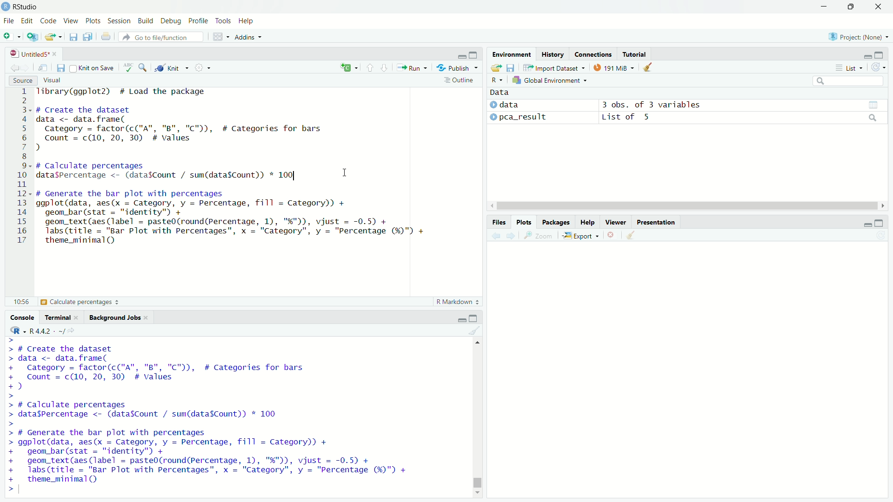 This screenshot has height=502, width=893. What do you see at coordinates (219, 36) in the screenshot?
I see `workspace panes` at bounding box center [219, 36].